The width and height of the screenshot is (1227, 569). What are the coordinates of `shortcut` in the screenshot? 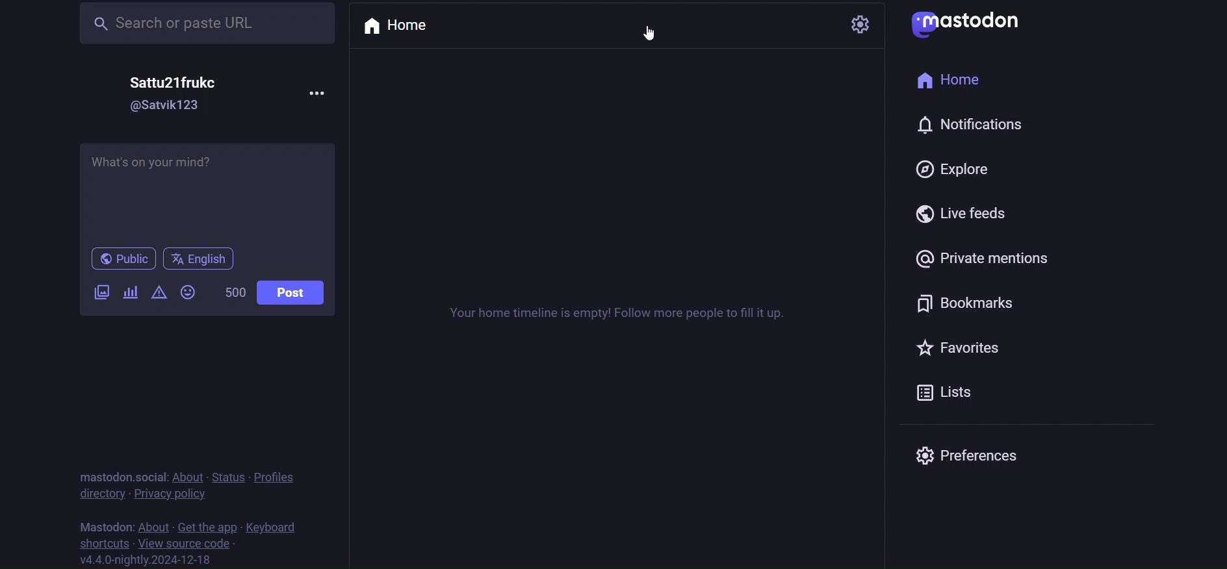 It's located at (106, 542).